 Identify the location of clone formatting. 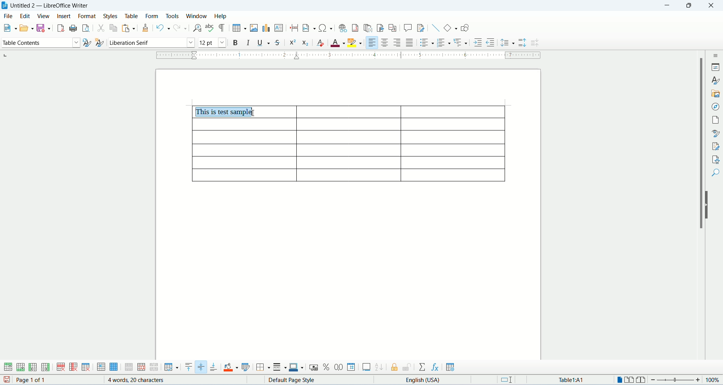
(146, 27).